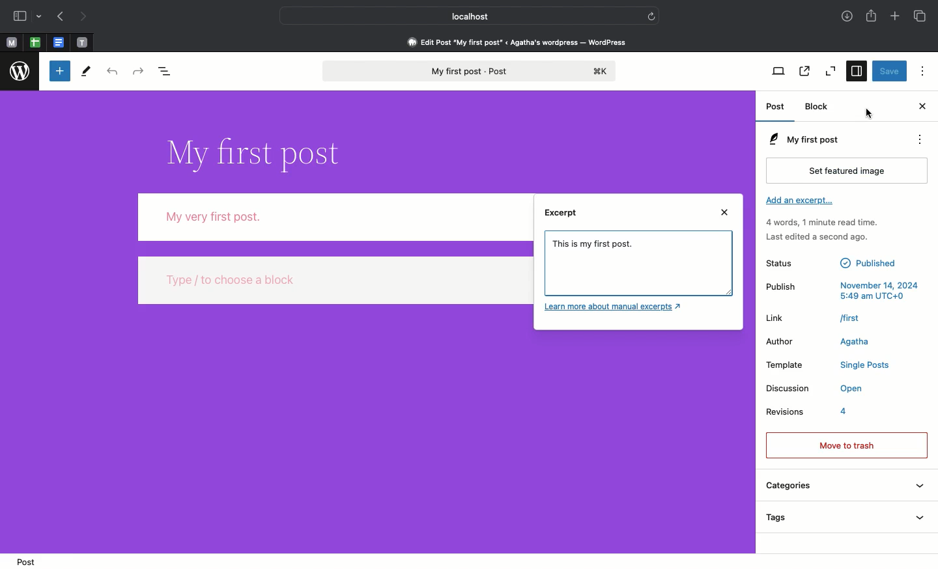 The image size is (938, 569). I want to click on My first post, so click(467, 72).